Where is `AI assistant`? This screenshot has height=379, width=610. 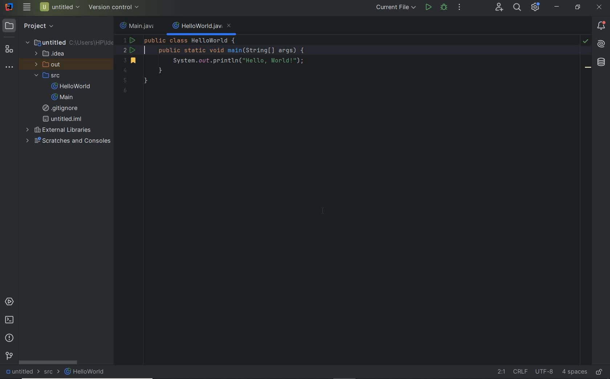
AI assistant is located at coordinates (601, 44).